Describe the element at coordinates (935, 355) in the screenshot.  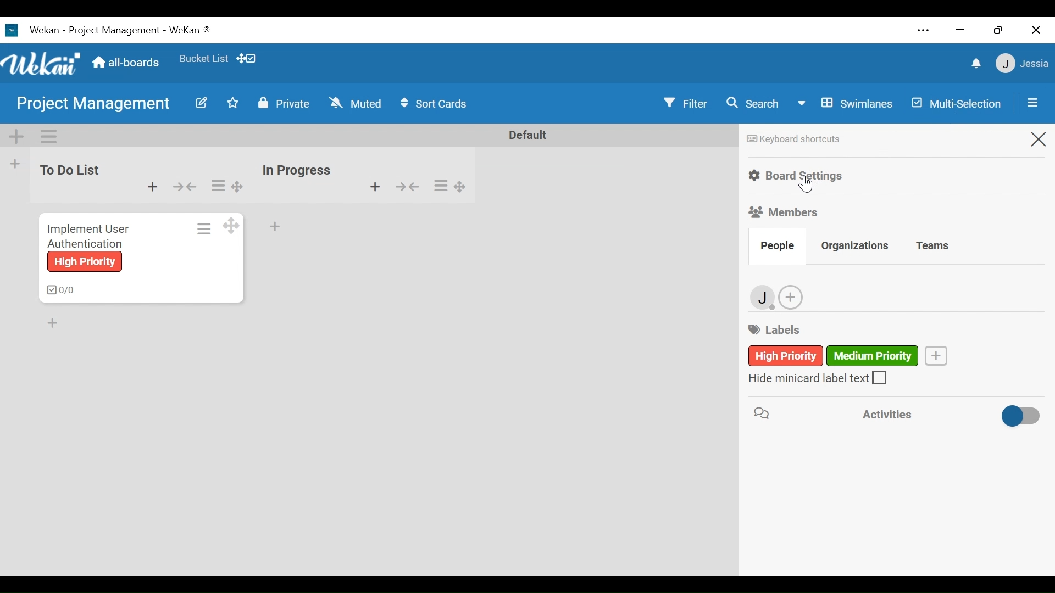
I see `Create labels` at that location.